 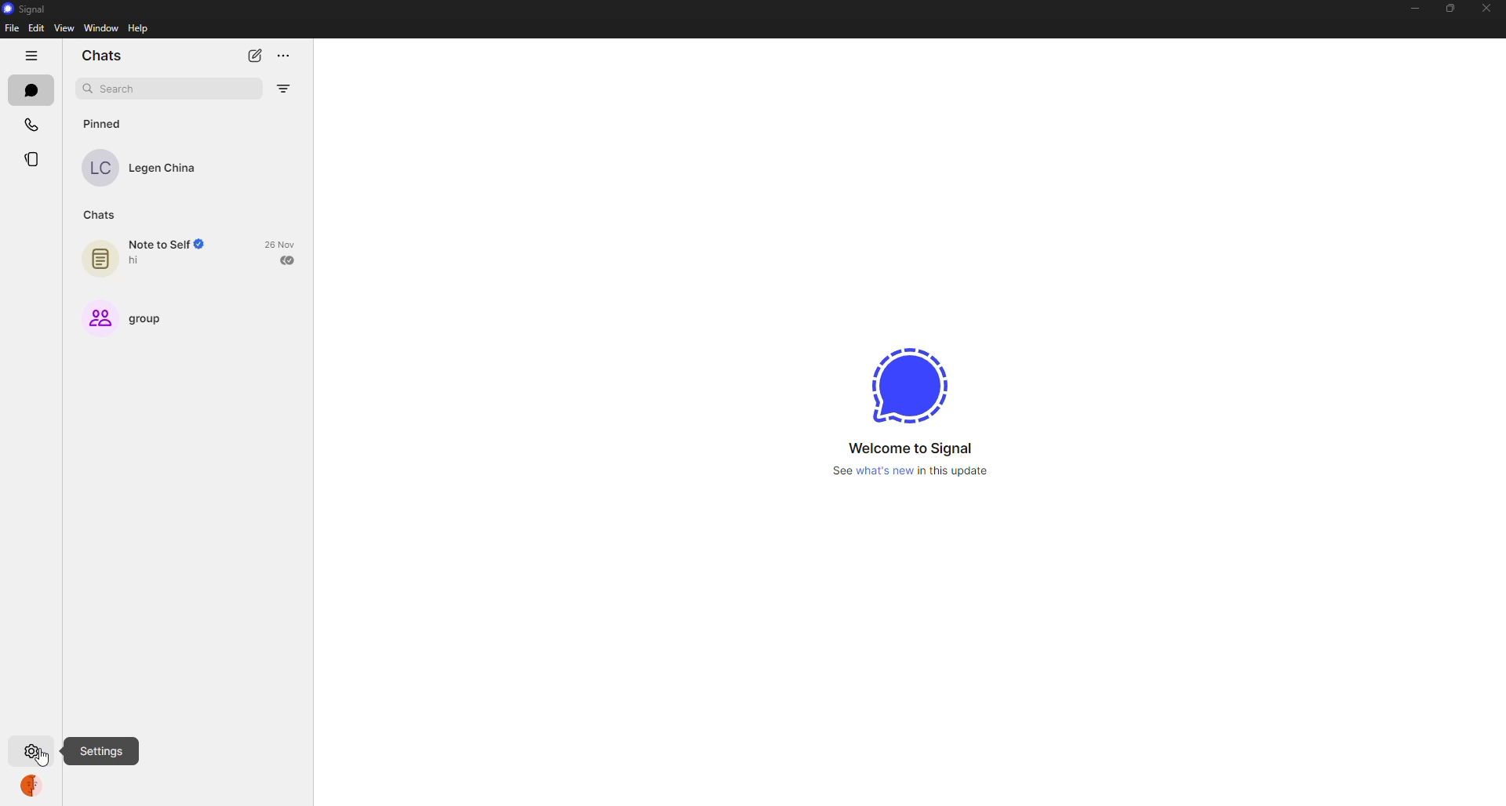 What do you see at coordinates (139, 29) in the screenshot?
I see `help` at bounding box center [139, 29].